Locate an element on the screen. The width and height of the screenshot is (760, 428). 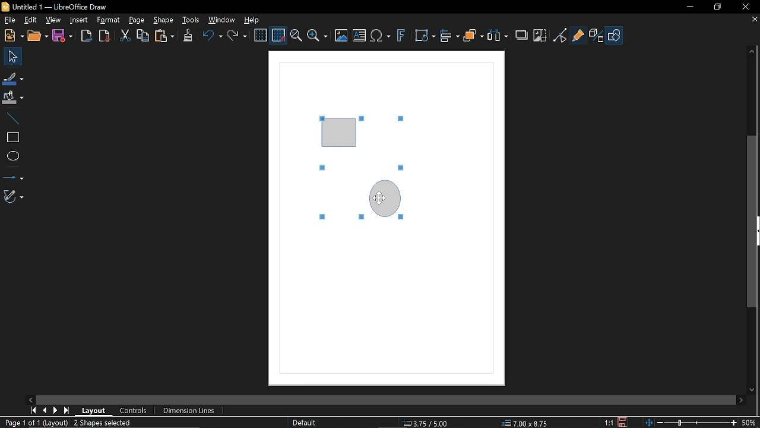
Select at least three object to distribute is located at coordinates (498, 37).